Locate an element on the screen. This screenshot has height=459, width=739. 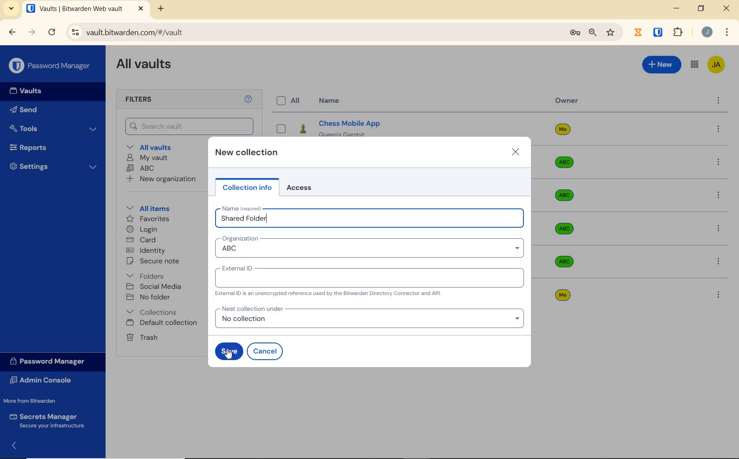
more options is located at coordinates (719, 130).